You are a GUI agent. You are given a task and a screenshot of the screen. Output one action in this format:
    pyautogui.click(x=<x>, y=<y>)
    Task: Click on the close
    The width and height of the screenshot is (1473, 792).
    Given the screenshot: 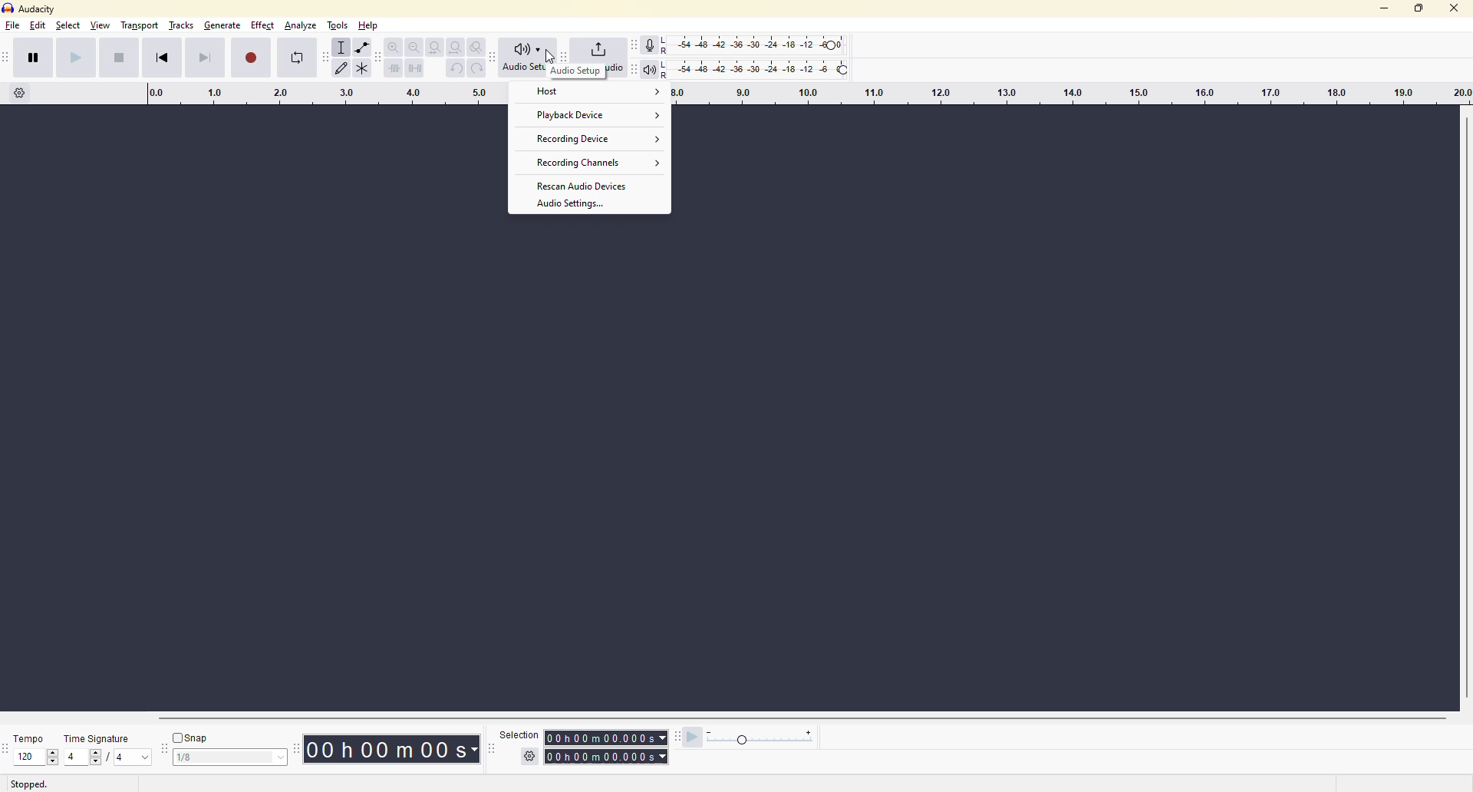 What is the action you would take?
    pyautogui.click(x=1453, y=11)
    